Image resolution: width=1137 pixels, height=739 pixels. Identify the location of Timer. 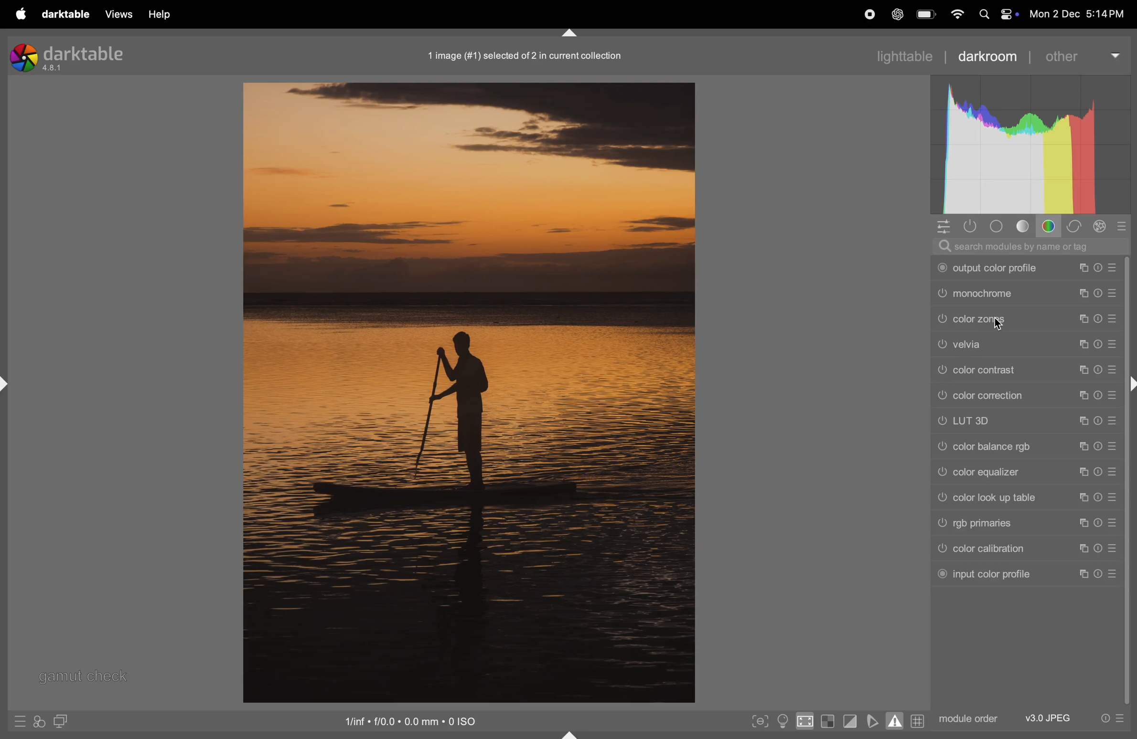
(1097, 369).